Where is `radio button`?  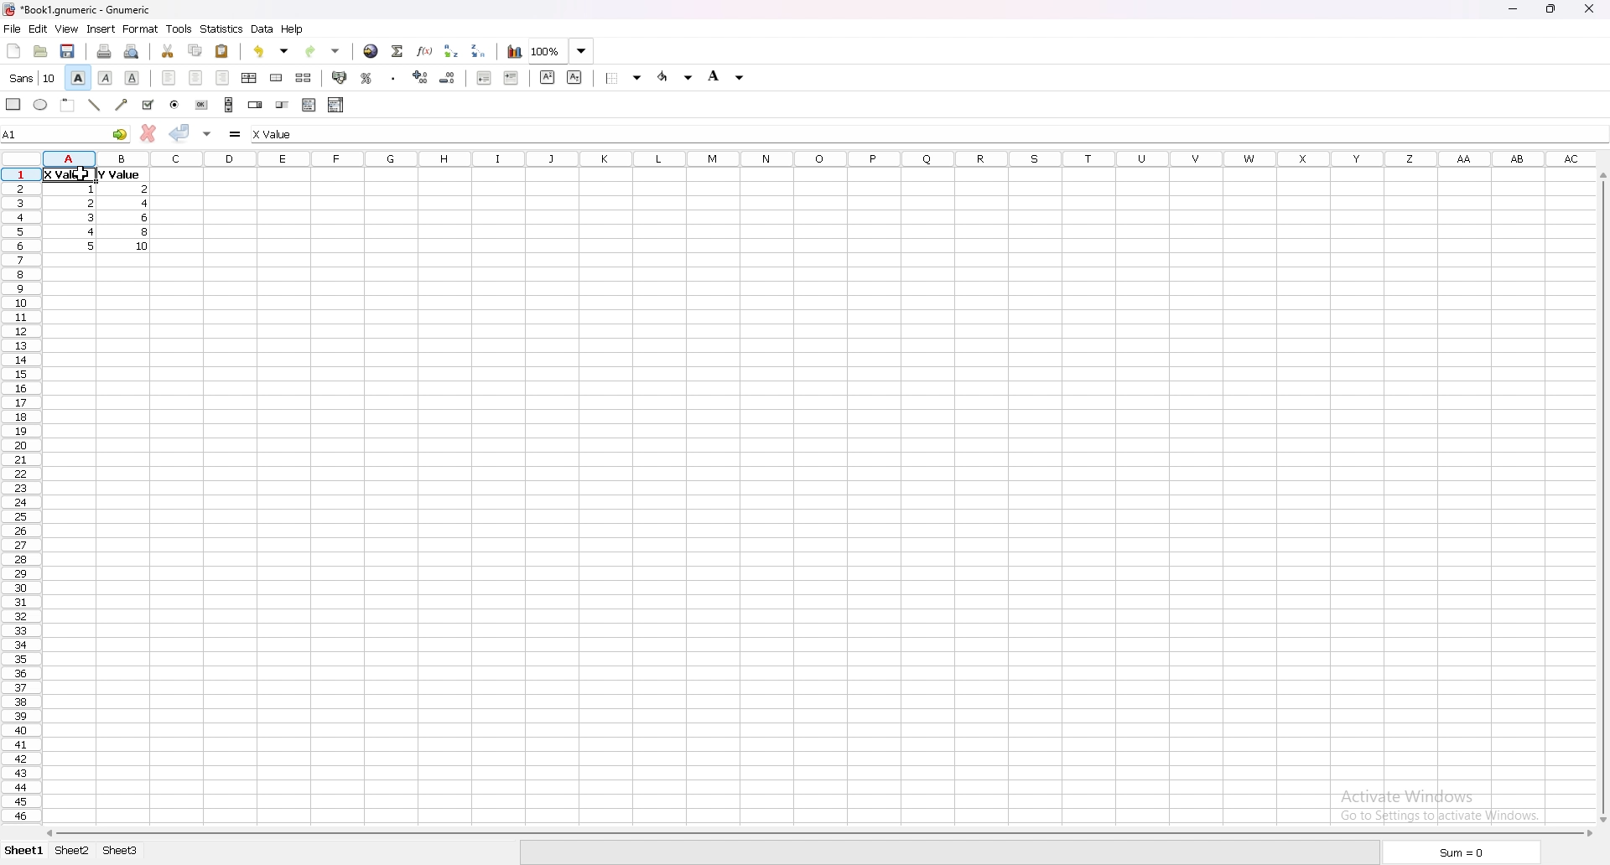 radio button is located at coordinates (175, 105).